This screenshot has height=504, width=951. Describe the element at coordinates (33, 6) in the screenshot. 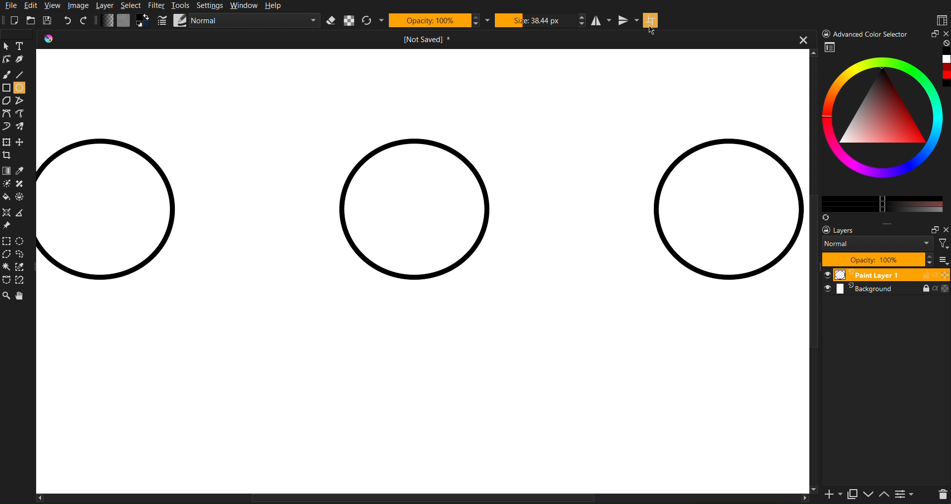

I see `Edit` at that location.